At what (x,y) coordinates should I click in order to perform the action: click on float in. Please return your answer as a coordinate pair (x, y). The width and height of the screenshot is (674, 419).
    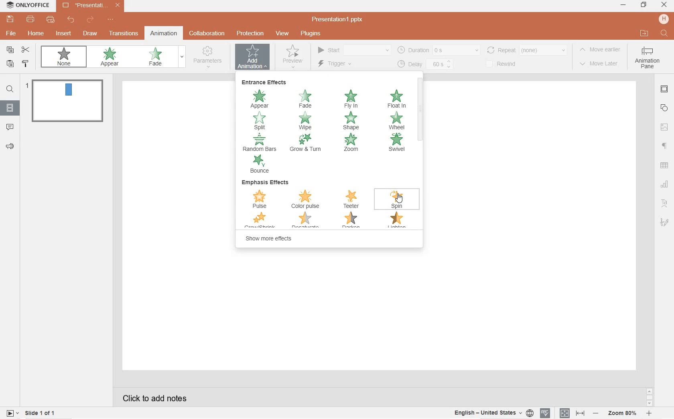
    Looking at the image, I should click on (396, 98).